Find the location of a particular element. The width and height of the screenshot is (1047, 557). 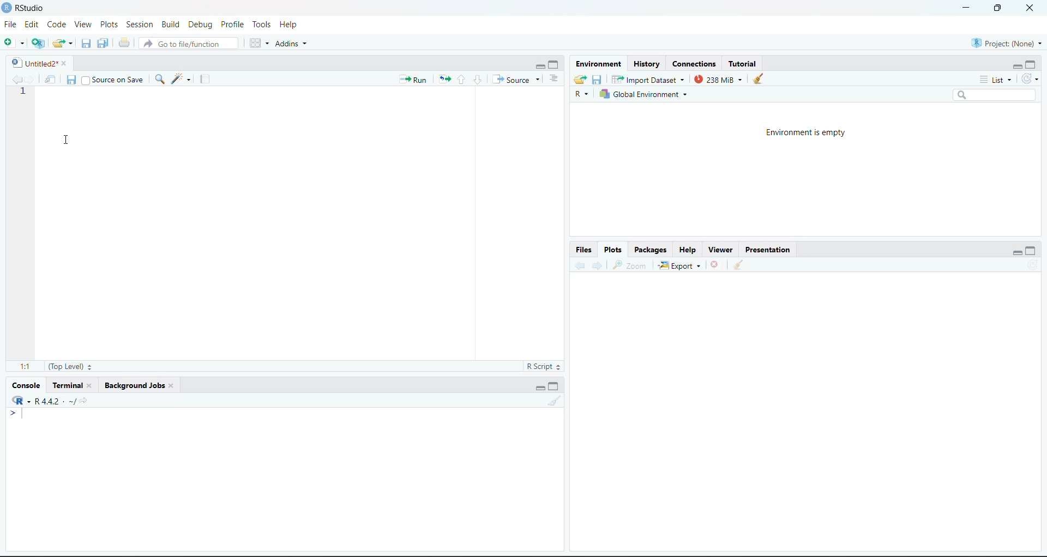

Build is located at coordinates (170, 24).